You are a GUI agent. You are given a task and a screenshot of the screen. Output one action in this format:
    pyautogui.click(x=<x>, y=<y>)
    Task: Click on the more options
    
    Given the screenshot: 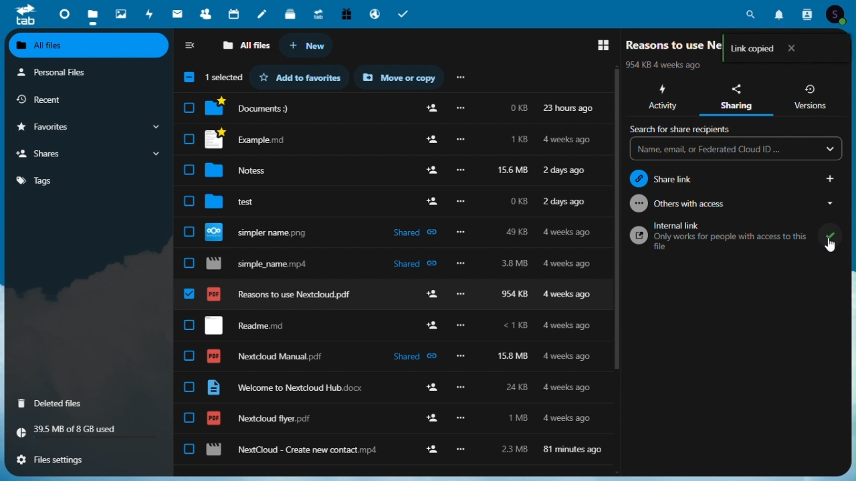 What is the action you would take?
    pyautogui.click(x=463, y=294)
    